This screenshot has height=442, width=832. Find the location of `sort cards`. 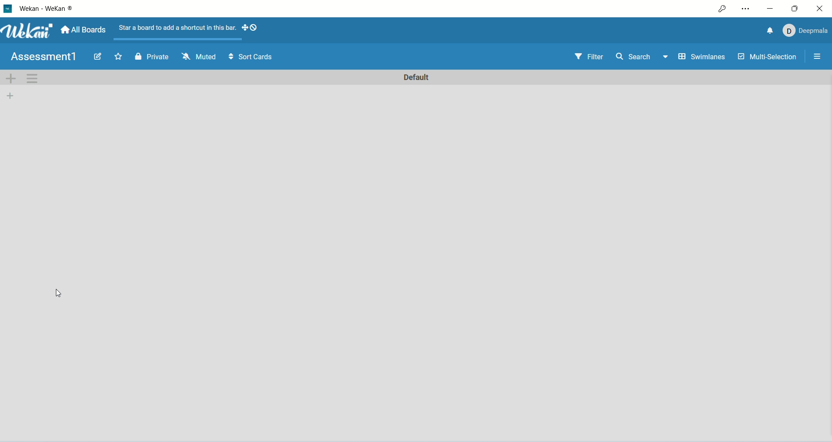

sort cards is located at coordinates (250, 57).